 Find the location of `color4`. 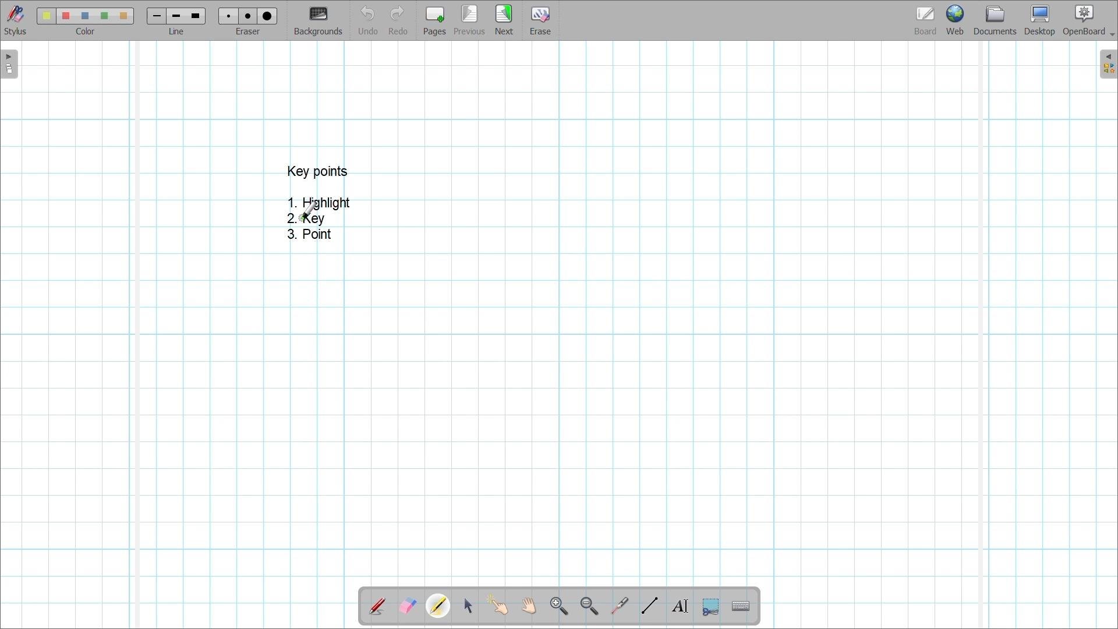

color4 is located at coordinates (104, 15).